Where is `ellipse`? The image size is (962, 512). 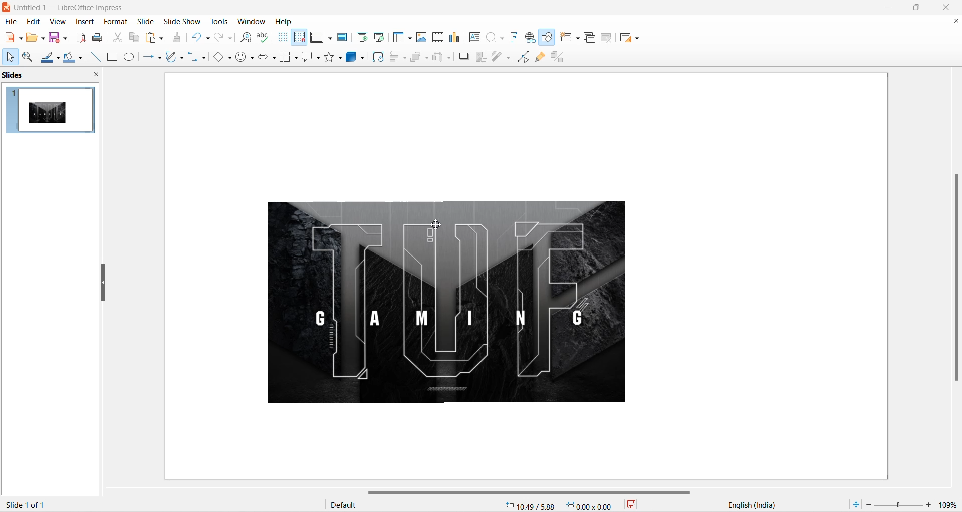 ellipse is located at coordinates (130, 57).